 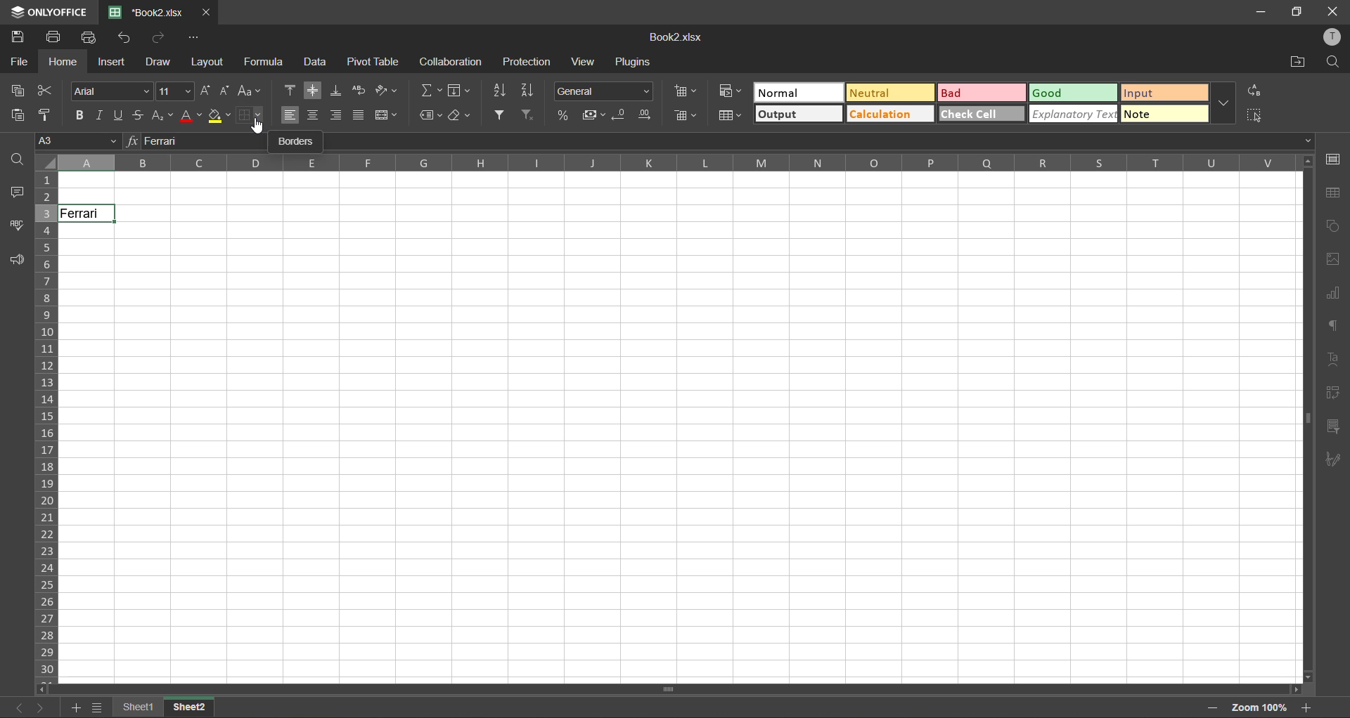 I want to click on add sheet, so click(x=73, y=709).